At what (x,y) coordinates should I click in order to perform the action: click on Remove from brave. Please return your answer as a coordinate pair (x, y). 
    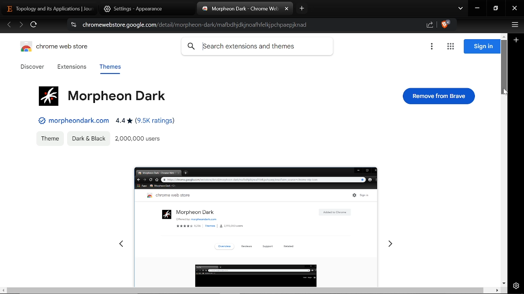
    Looking at the image, I should click on (439, 96).